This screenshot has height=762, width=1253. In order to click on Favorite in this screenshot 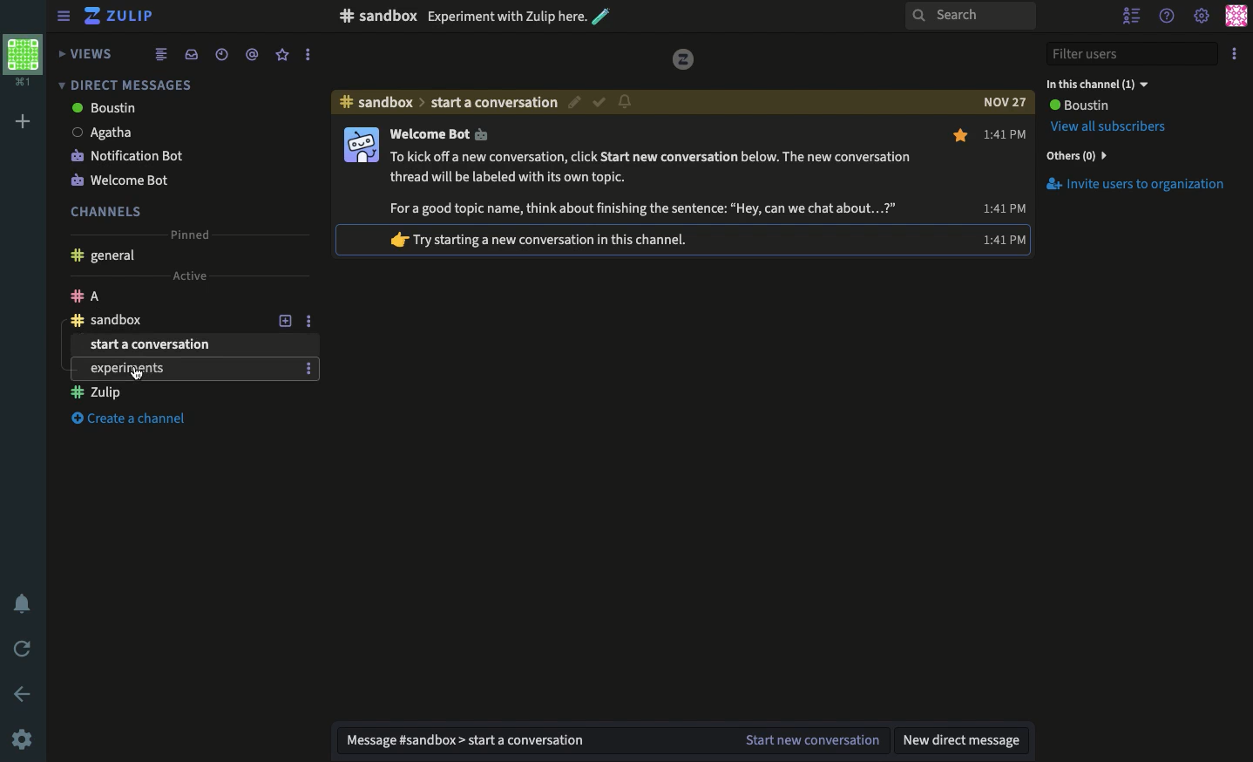, I will do `click(283, 54)`.